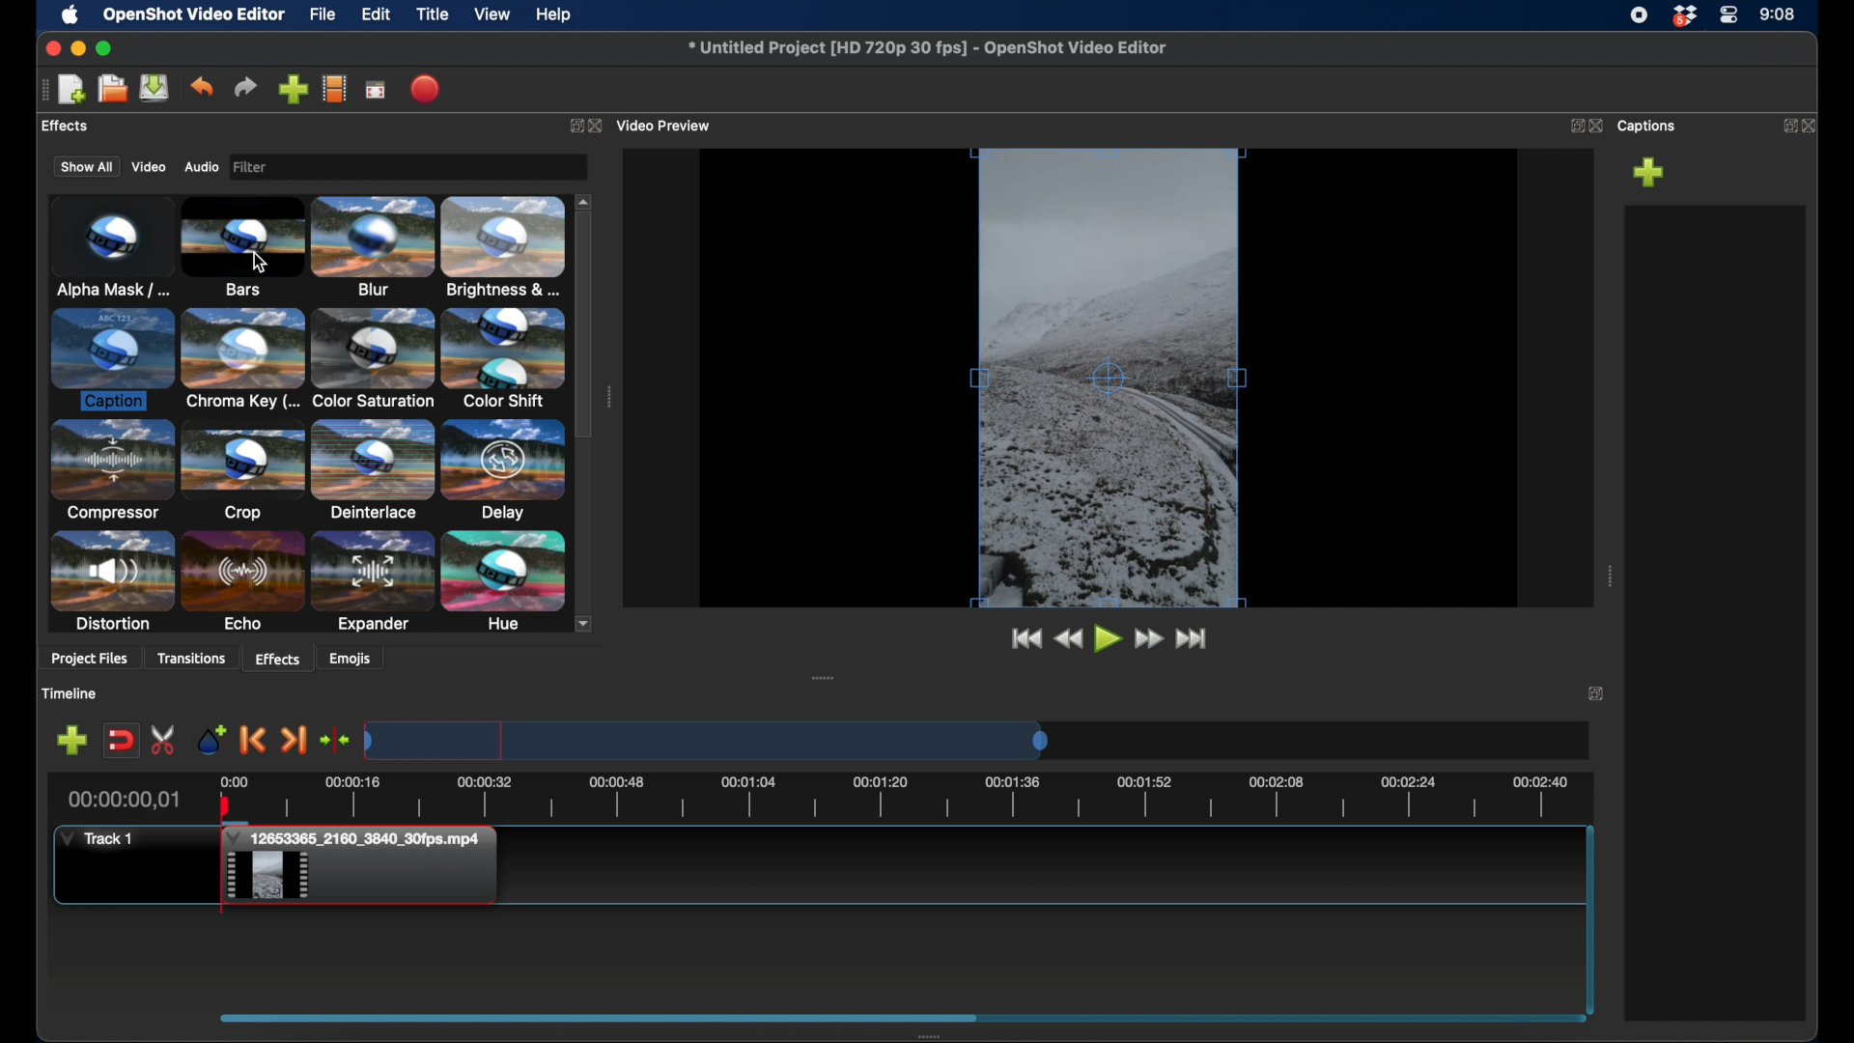 The height and width of the screenshot is (1043, 1854). I want to click on close, so click(1596, 126).